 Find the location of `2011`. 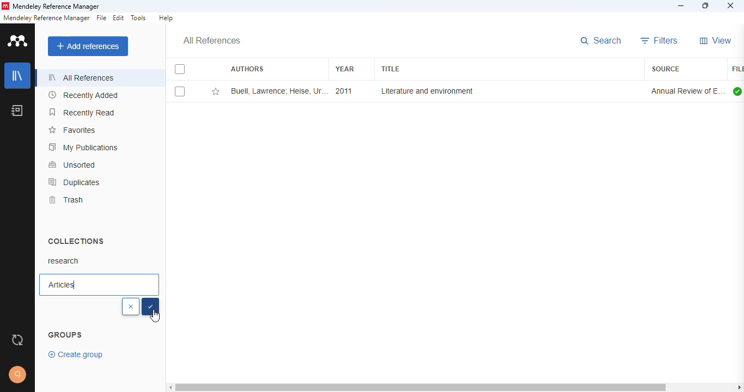

2011 is located at coordinates (343, 91).